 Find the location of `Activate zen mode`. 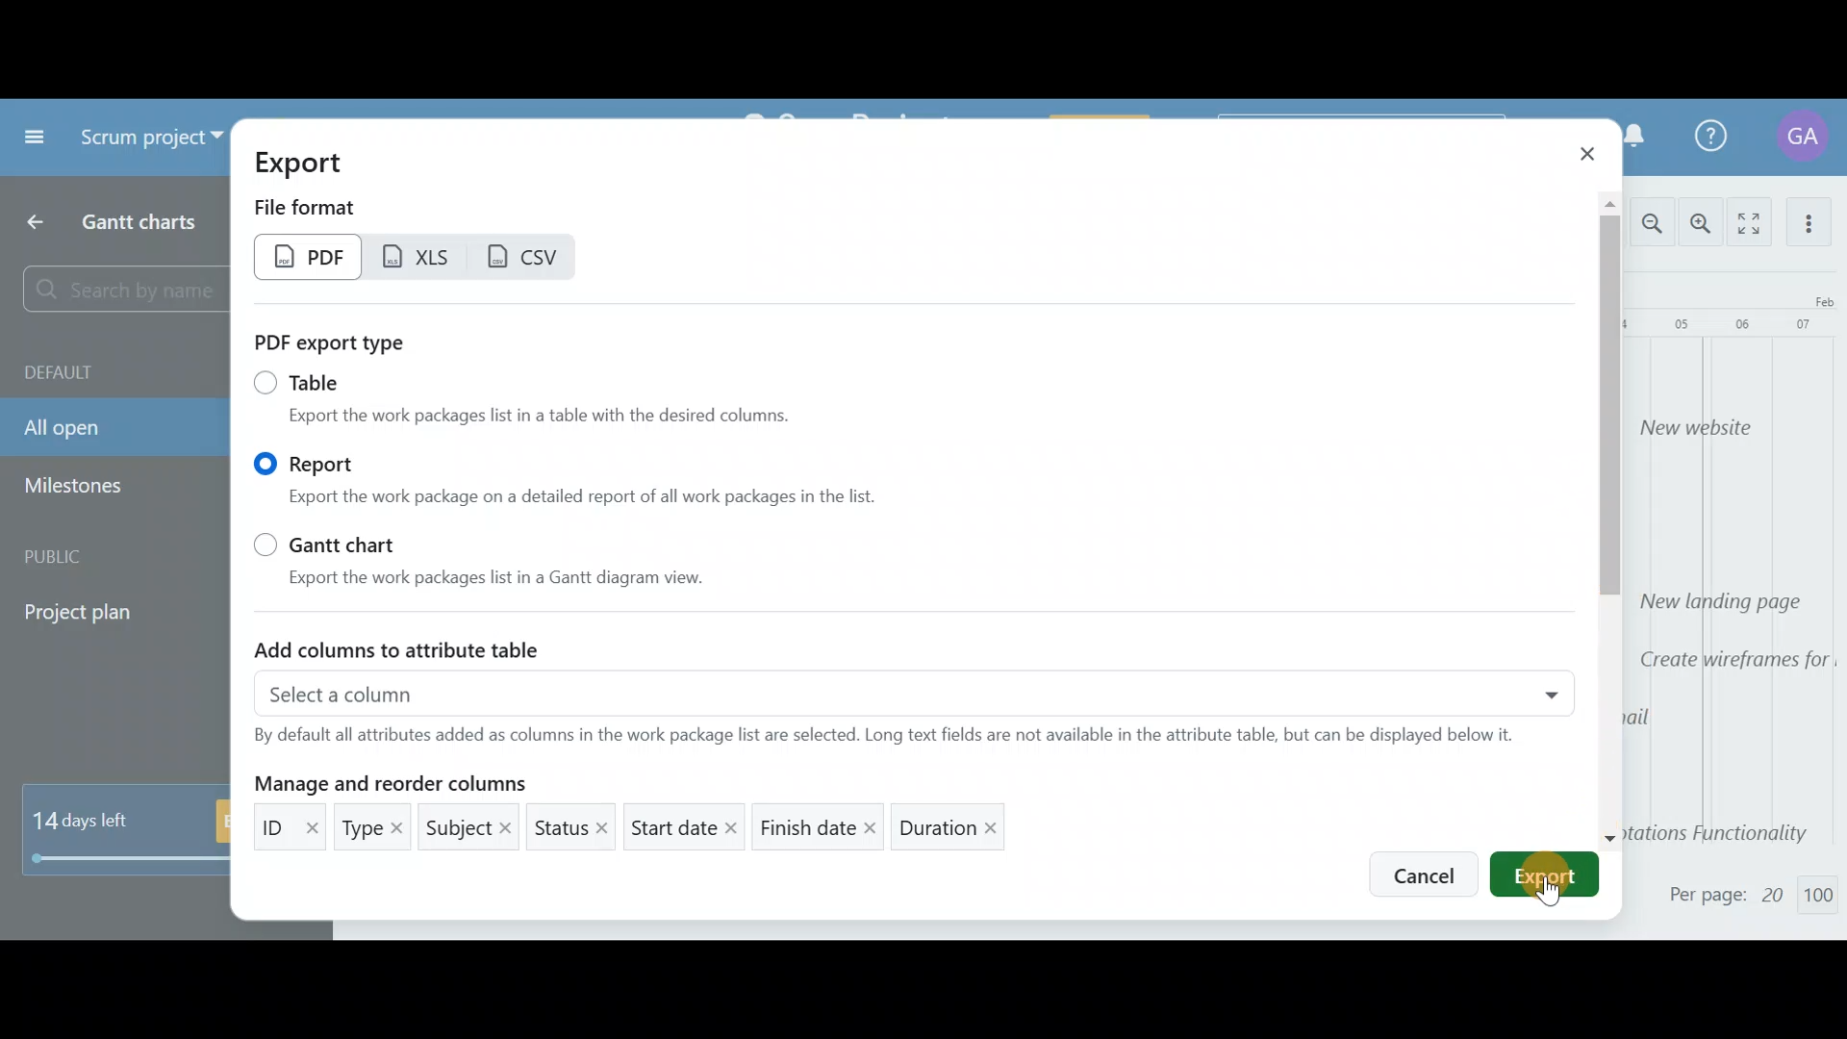

Activate zen mode is located at coordinates (1750, 223).